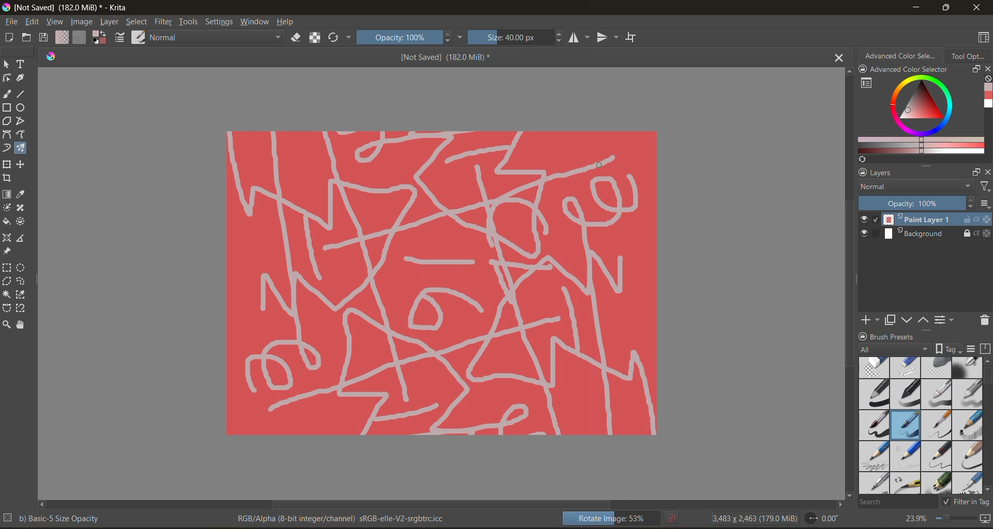 This screenshot has height=529, width=993. I want to click on duplicate, so click(888, 320).